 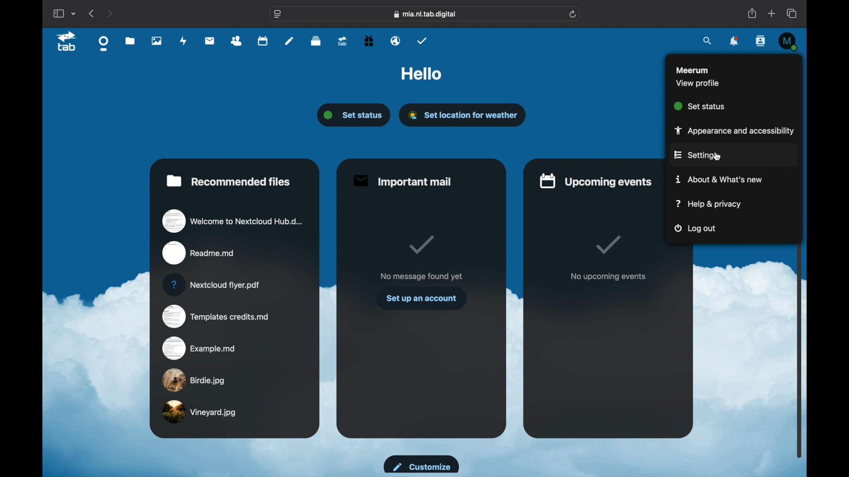 I want to click on set status, so click(x=355, y=115).